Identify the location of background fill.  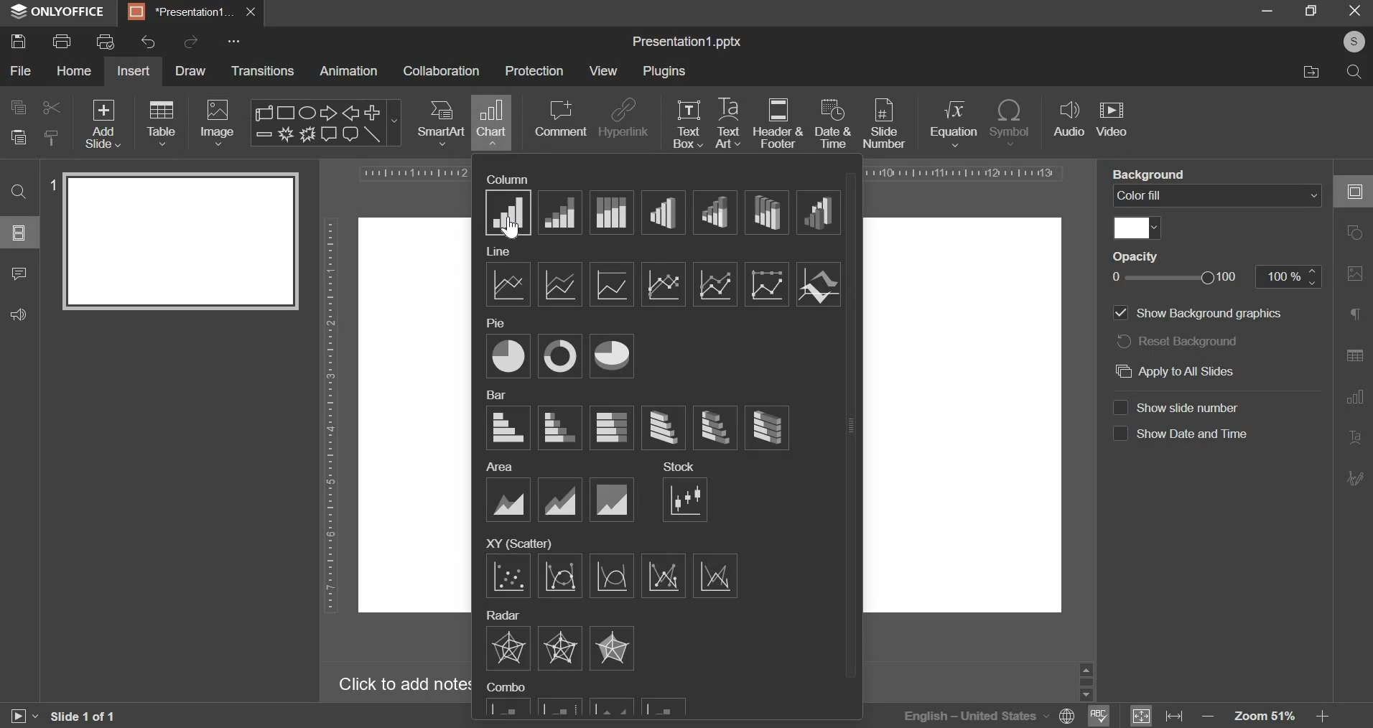
(1219, 196).